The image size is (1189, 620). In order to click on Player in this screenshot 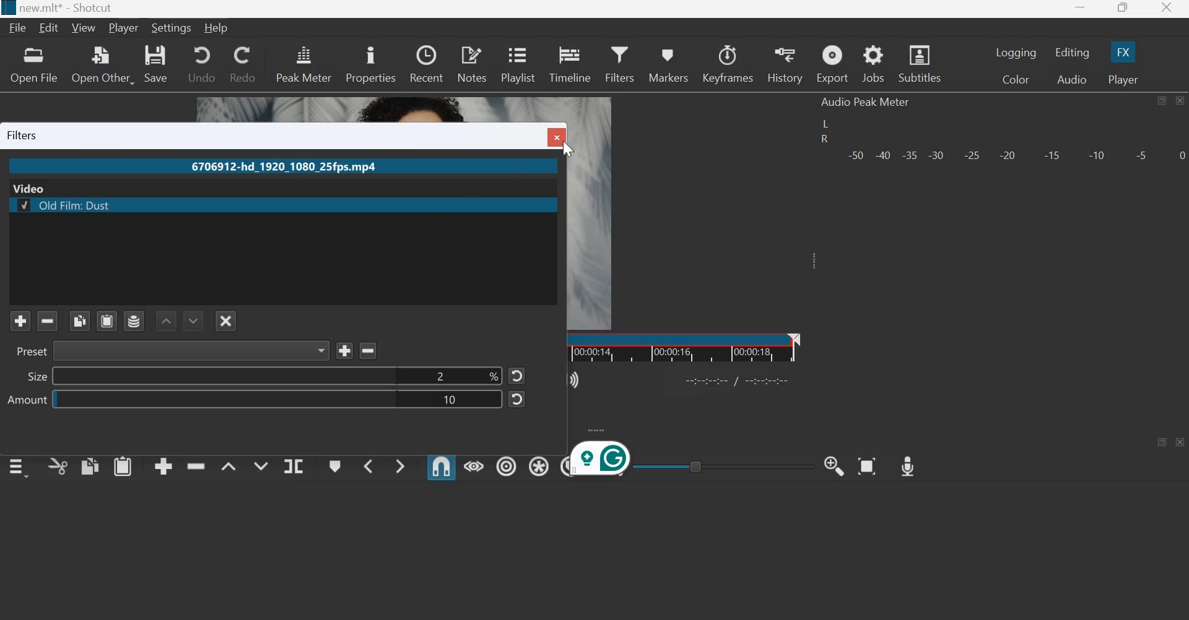, I will do `click(1121, 79)`.